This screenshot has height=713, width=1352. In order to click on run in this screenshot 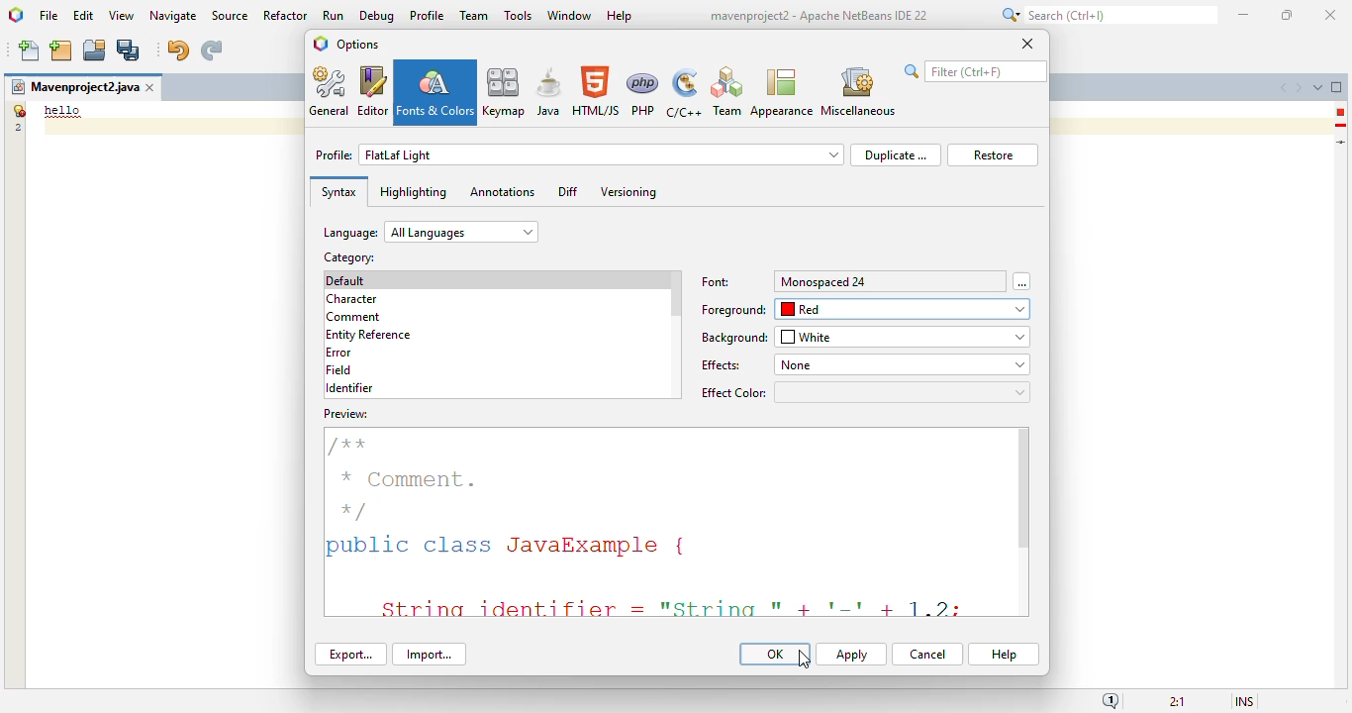, I will do `click(335, 15)`.